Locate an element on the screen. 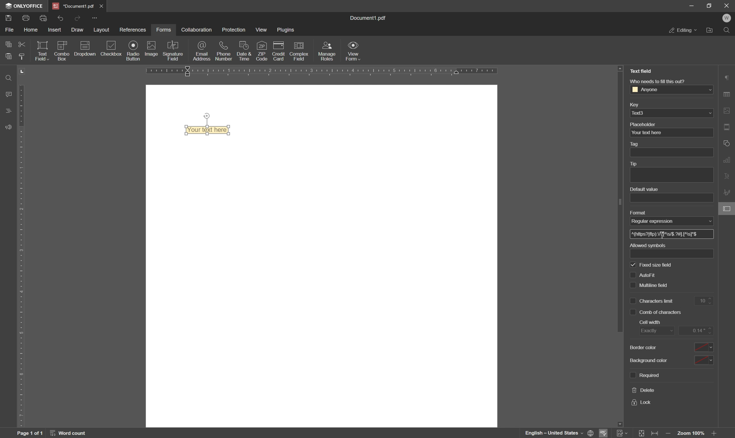  cursor is located at coordinates (663, 235).